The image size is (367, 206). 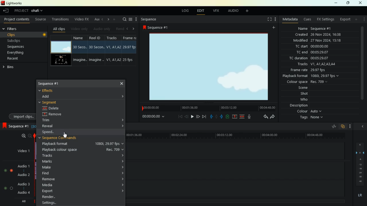 What do you see at coordinates (17, 53) in the screenshot?
I see `everything` at bounding box center [17, 53].